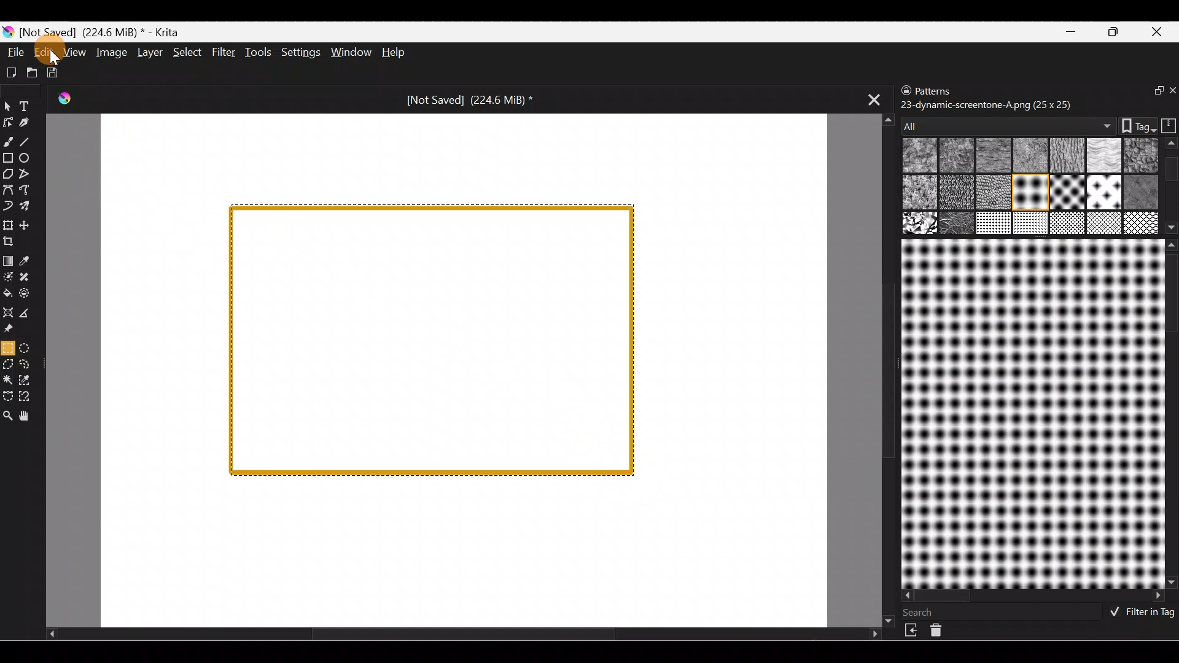  I want to click on Fill a contiguous area of colour with colour, so click(8, 293).